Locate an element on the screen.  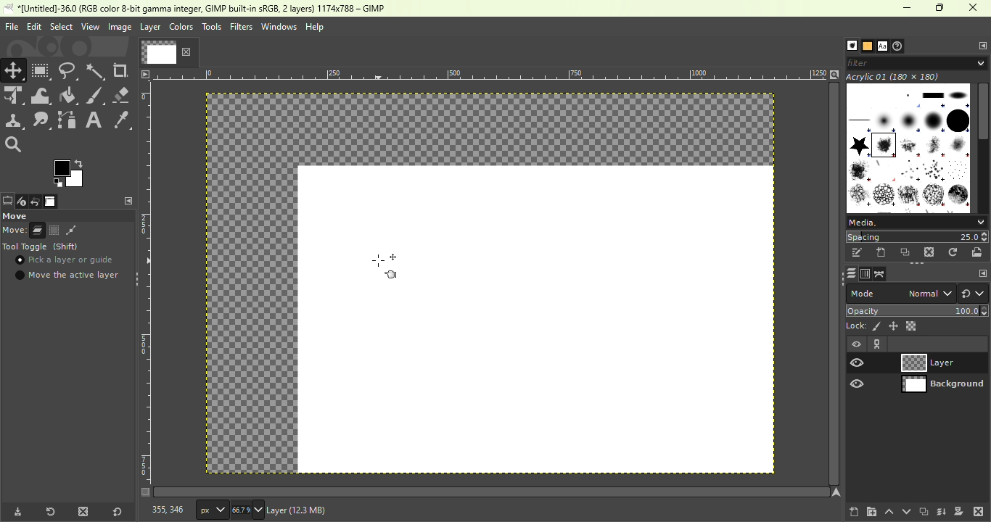
Brushes is located at coordinates (848, 46).